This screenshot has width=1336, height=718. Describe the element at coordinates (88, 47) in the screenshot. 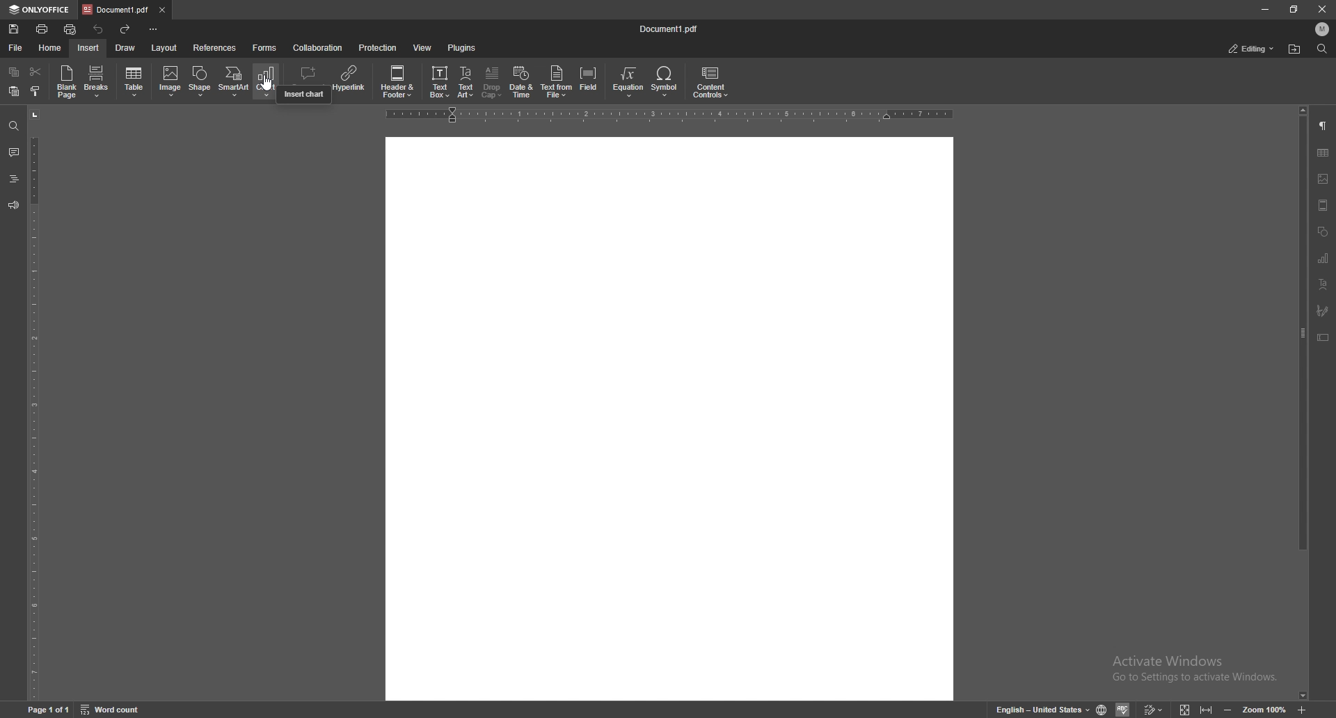

I see `insert` at that location.